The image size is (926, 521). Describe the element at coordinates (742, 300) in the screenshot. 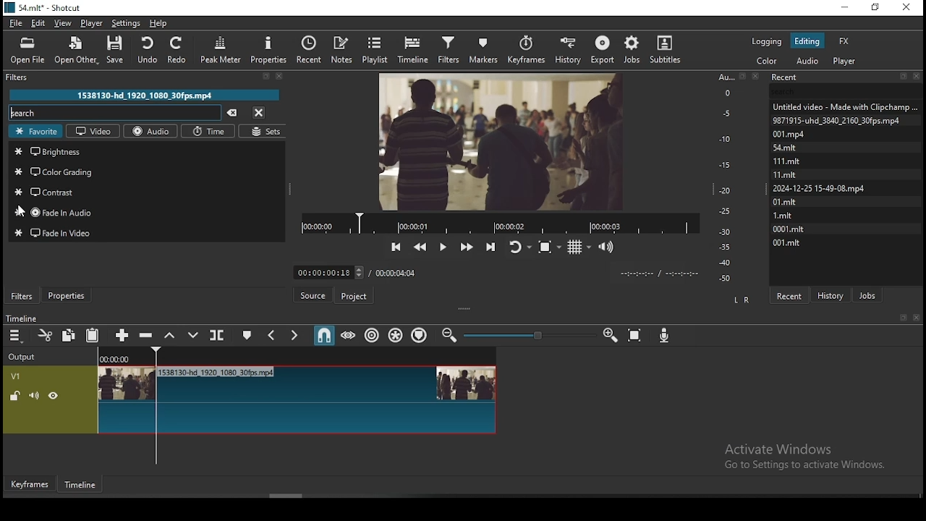

I see `L R` at that location.